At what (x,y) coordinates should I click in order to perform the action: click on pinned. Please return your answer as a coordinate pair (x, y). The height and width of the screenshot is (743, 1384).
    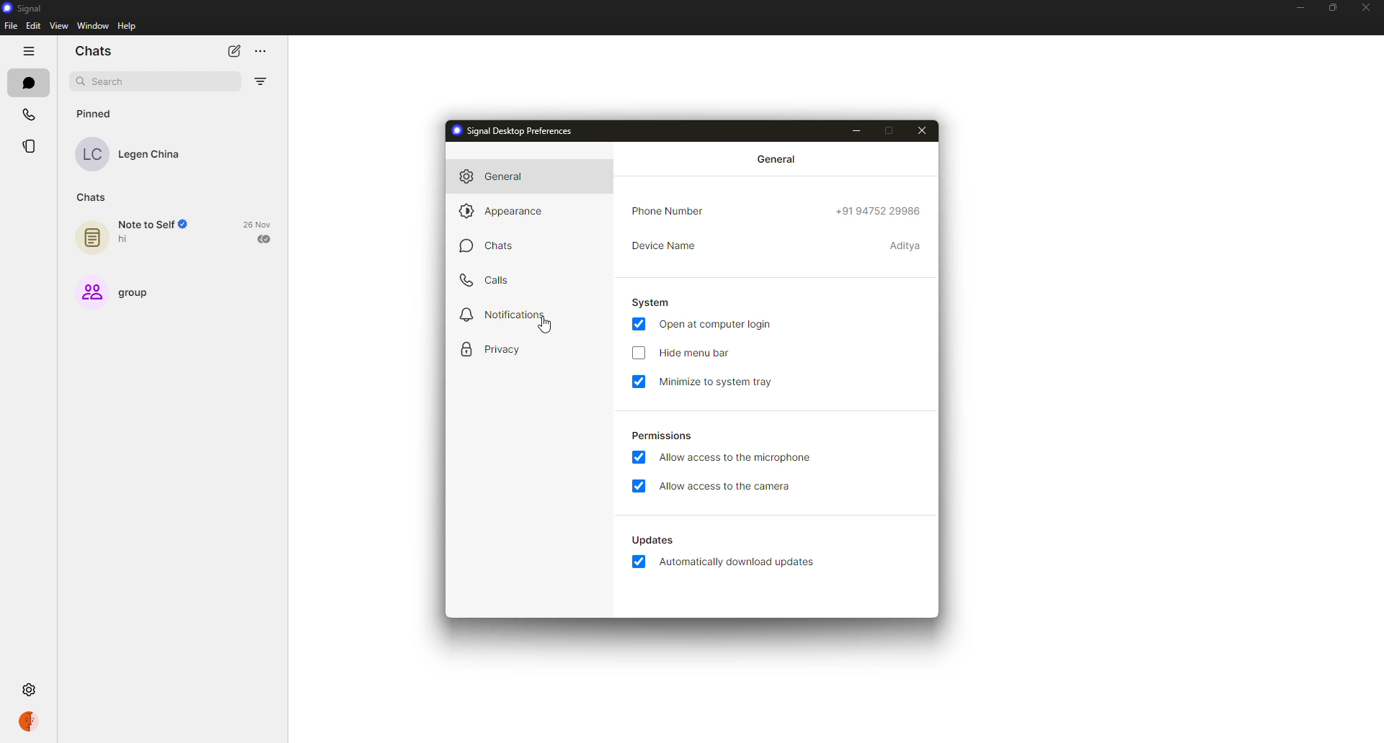
    Looking at the image, I should click on (94, 112).